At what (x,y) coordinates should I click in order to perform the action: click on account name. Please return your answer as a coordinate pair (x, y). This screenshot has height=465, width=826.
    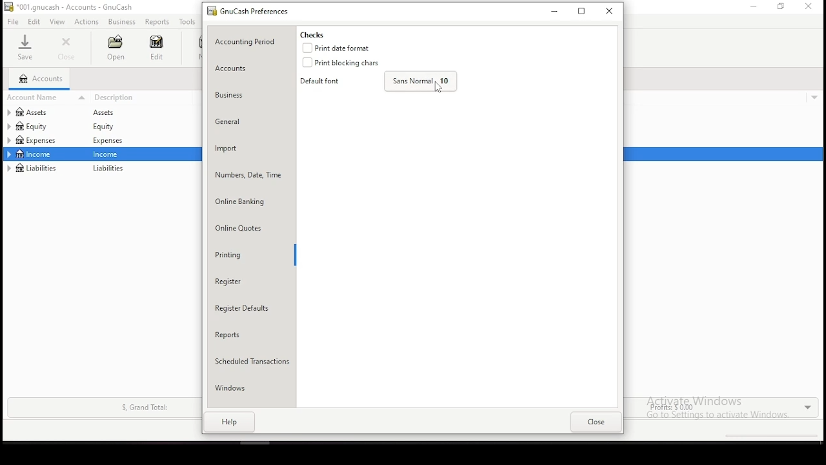
    Looking at the image, I should click on (48, 97).